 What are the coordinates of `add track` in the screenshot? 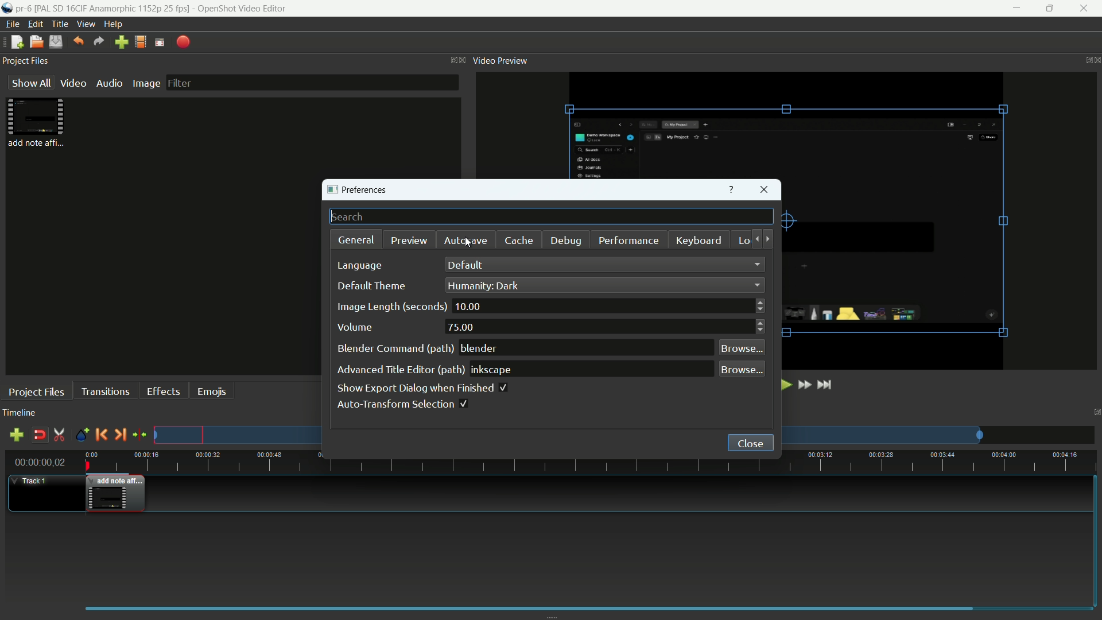 It's located at (15, 435).